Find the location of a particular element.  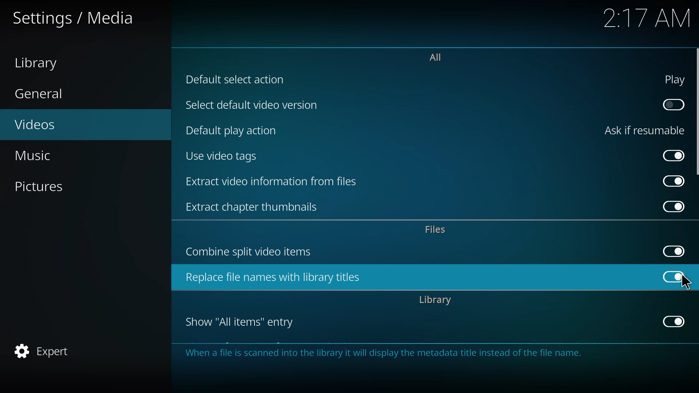

use video tags is located at coordinates (224, 156).